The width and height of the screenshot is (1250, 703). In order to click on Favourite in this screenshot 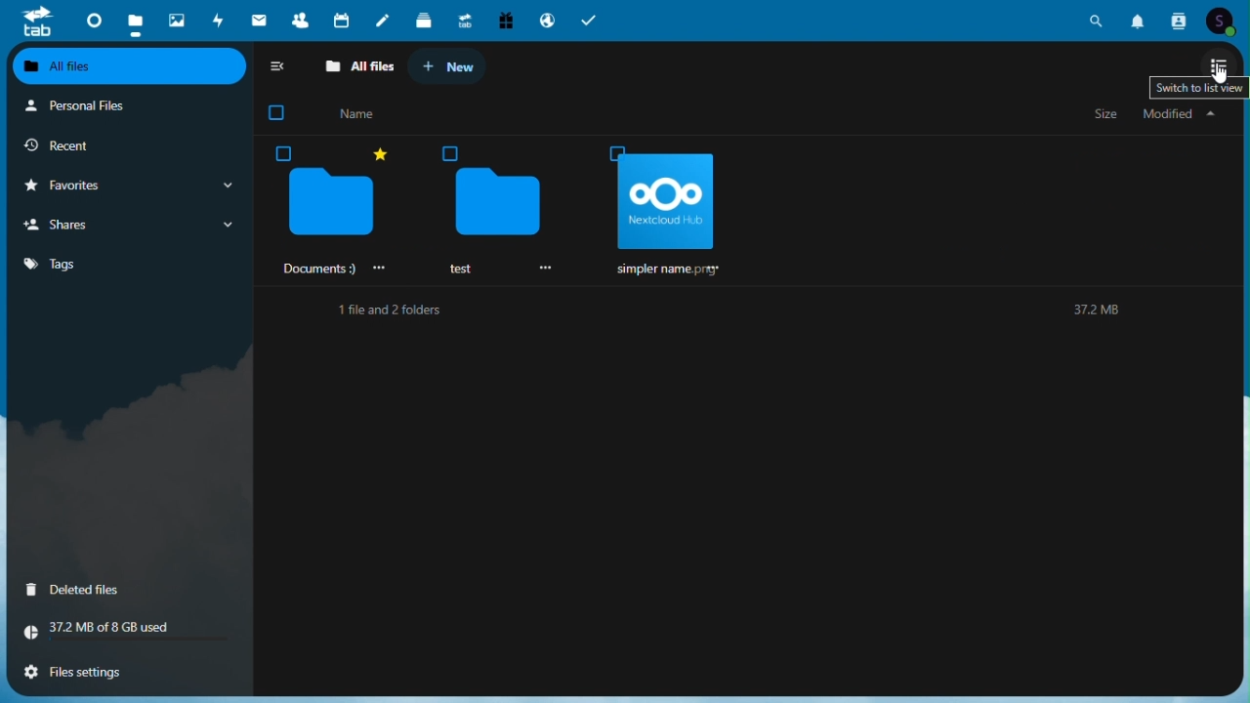, I will do `click(131, 186)`.